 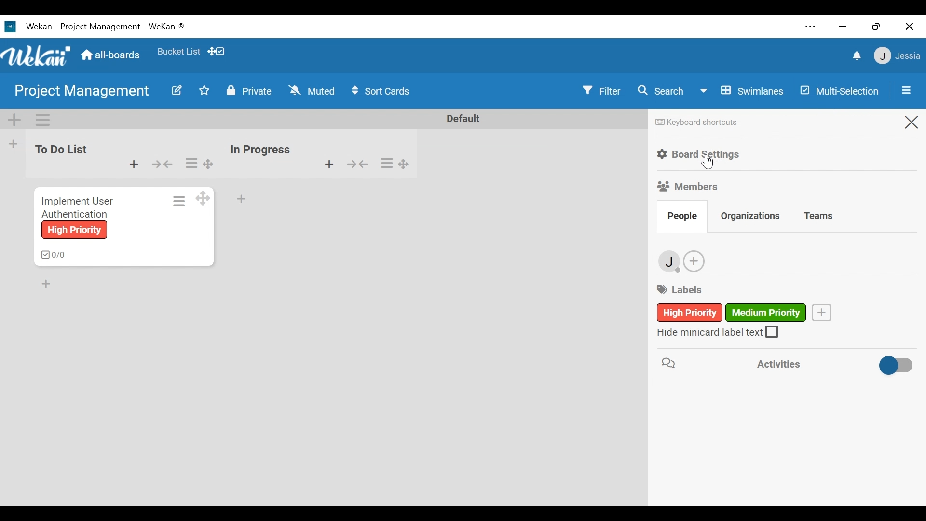 I want to click on Collapse, so click(x=356, y=164).